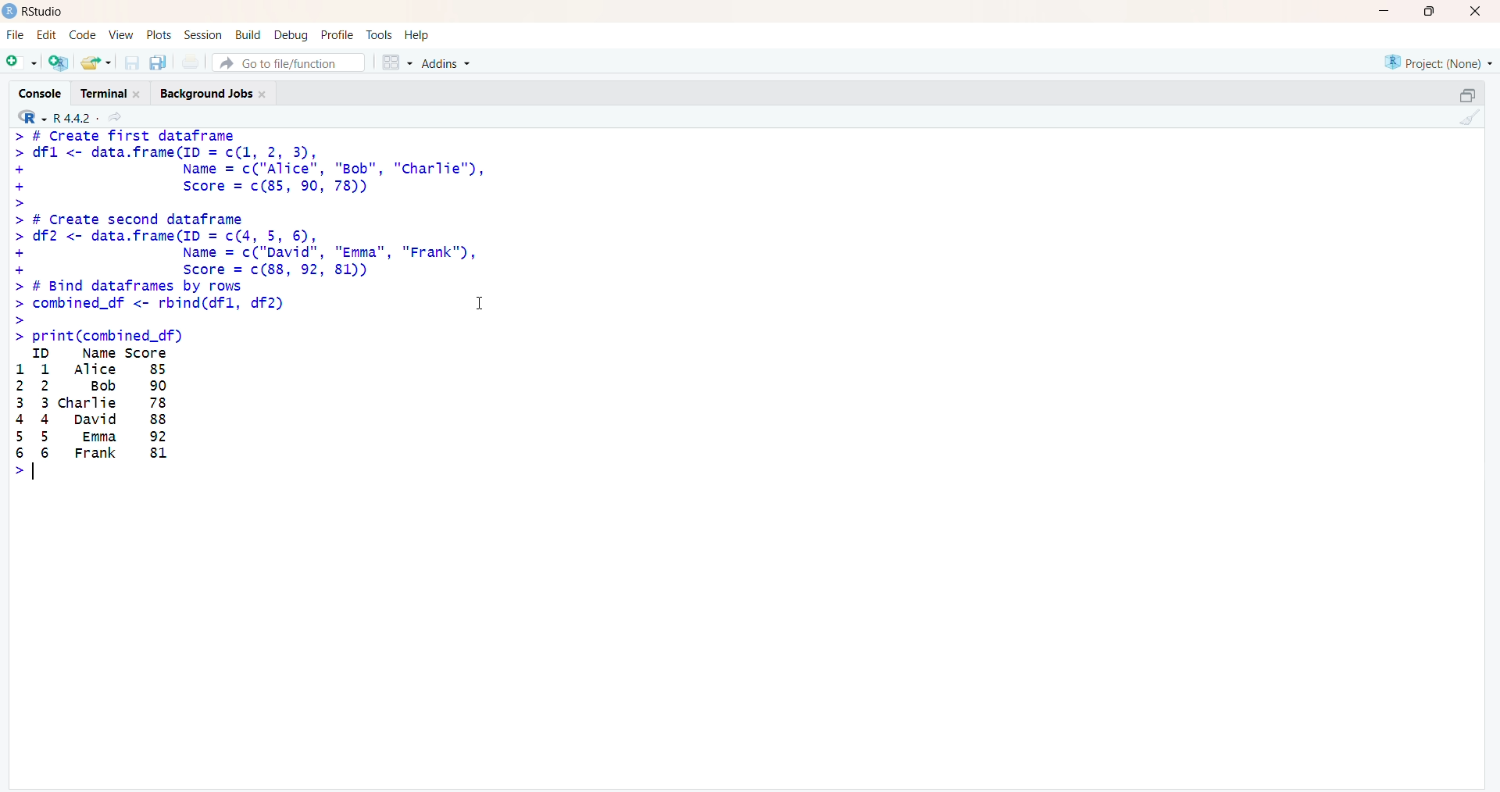 Image resolution: width=1500 pixels, height=792 pixels. I want to click on Code, so click(82, 34).